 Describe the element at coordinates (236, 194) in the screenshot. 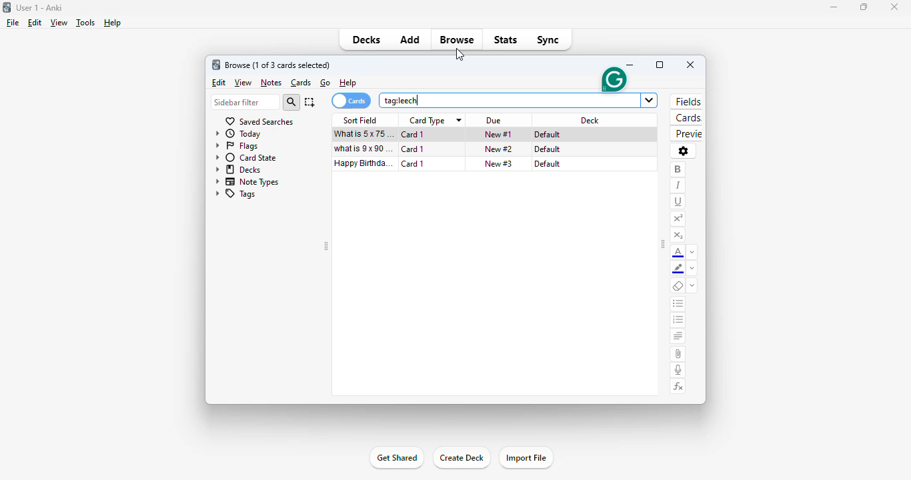

I see `tags` at that location.